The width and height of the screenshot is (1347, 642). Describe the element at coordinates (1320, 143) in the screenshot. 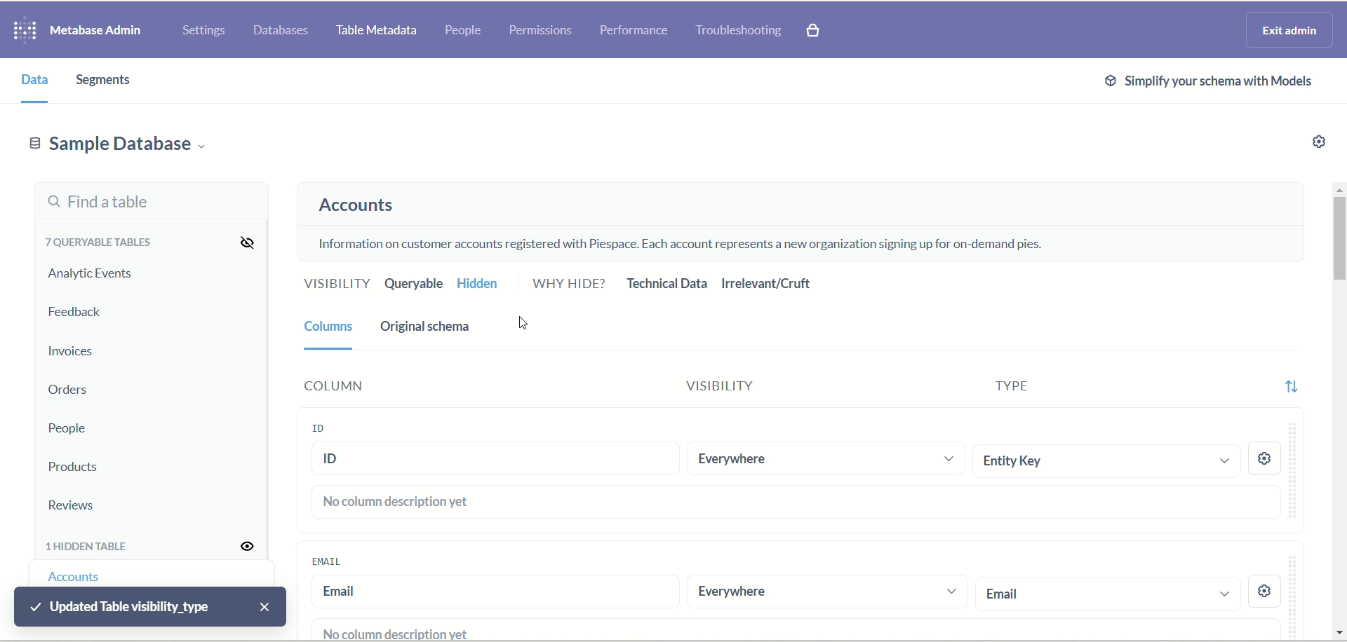

I see `settings` at that location.